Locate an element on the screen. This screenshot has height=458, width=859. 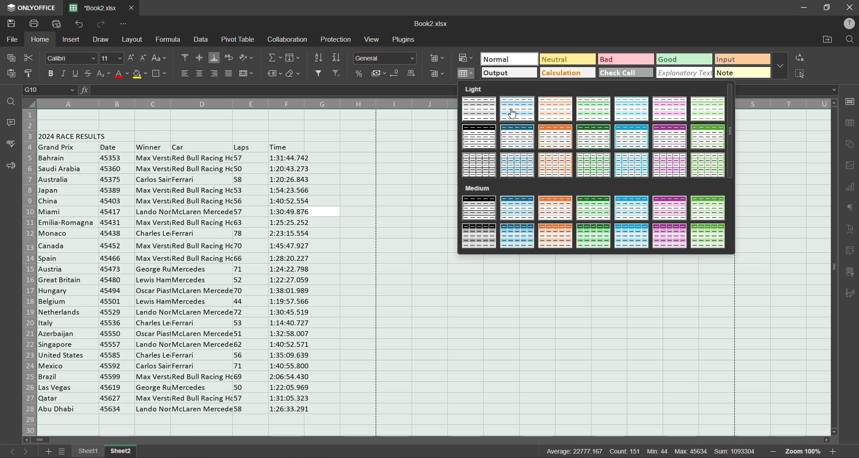
minimize is located at coordinates (804, 8).